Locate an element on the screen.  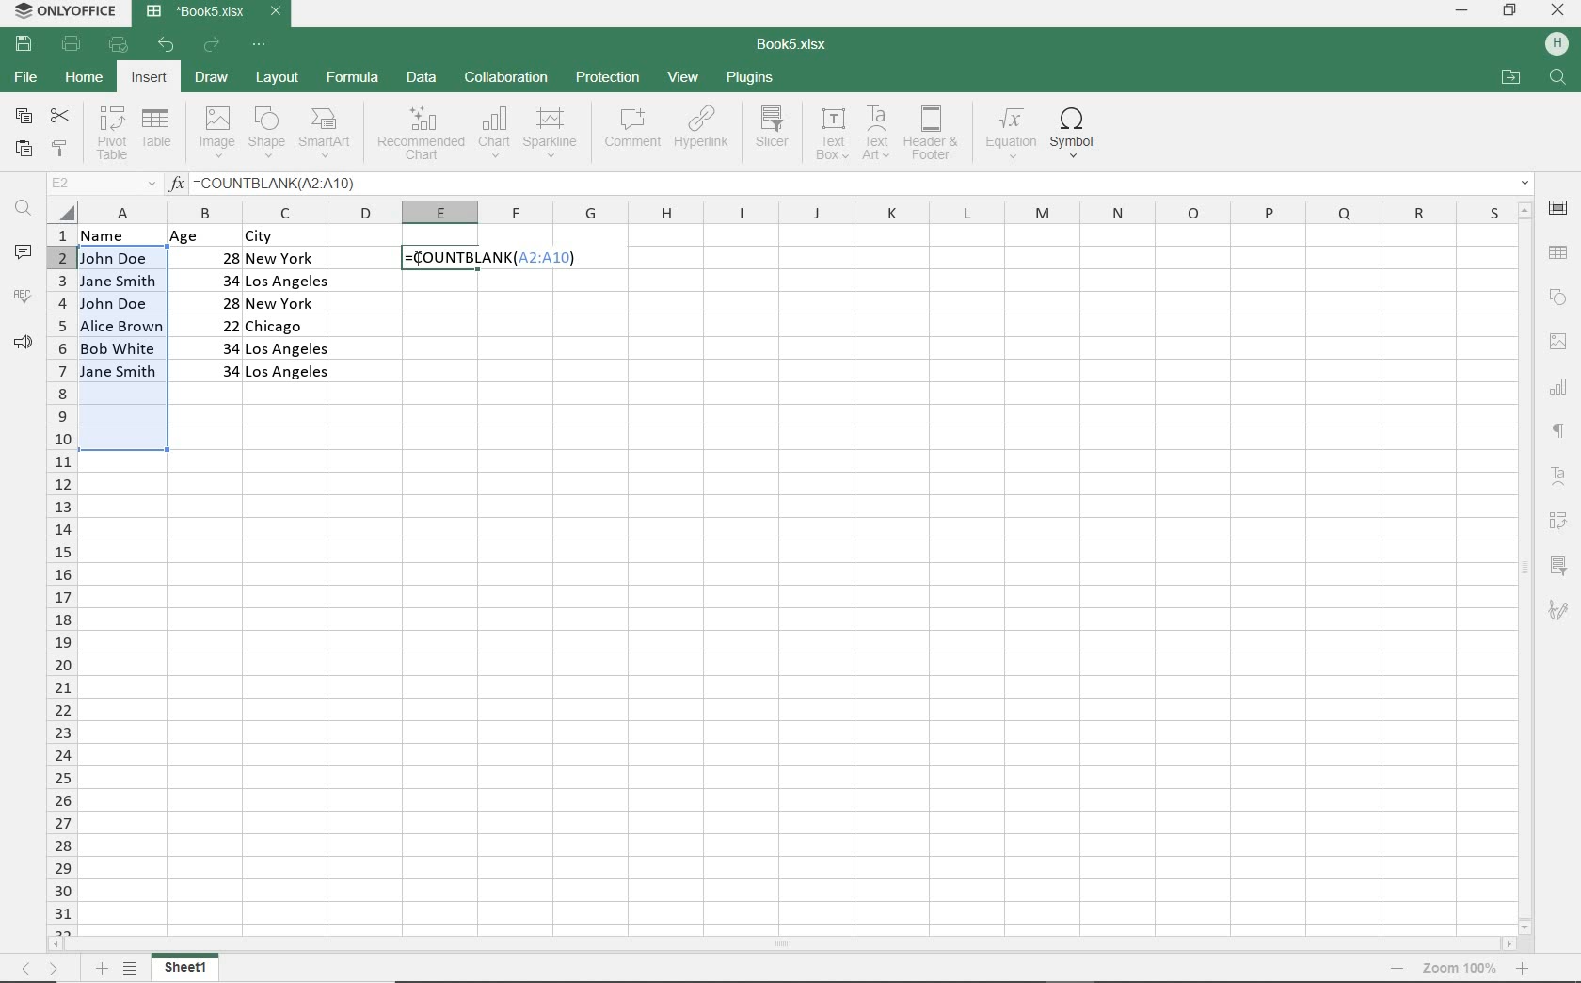
FIND is located at coordinates (1560, 79).